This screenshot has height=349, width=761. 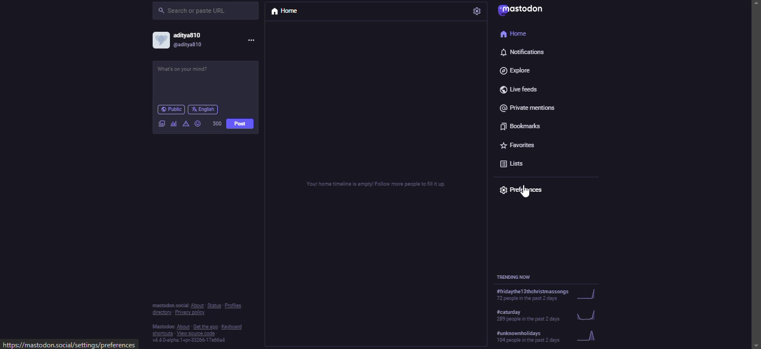 I want to click on trending, so click(x=552, y=336).